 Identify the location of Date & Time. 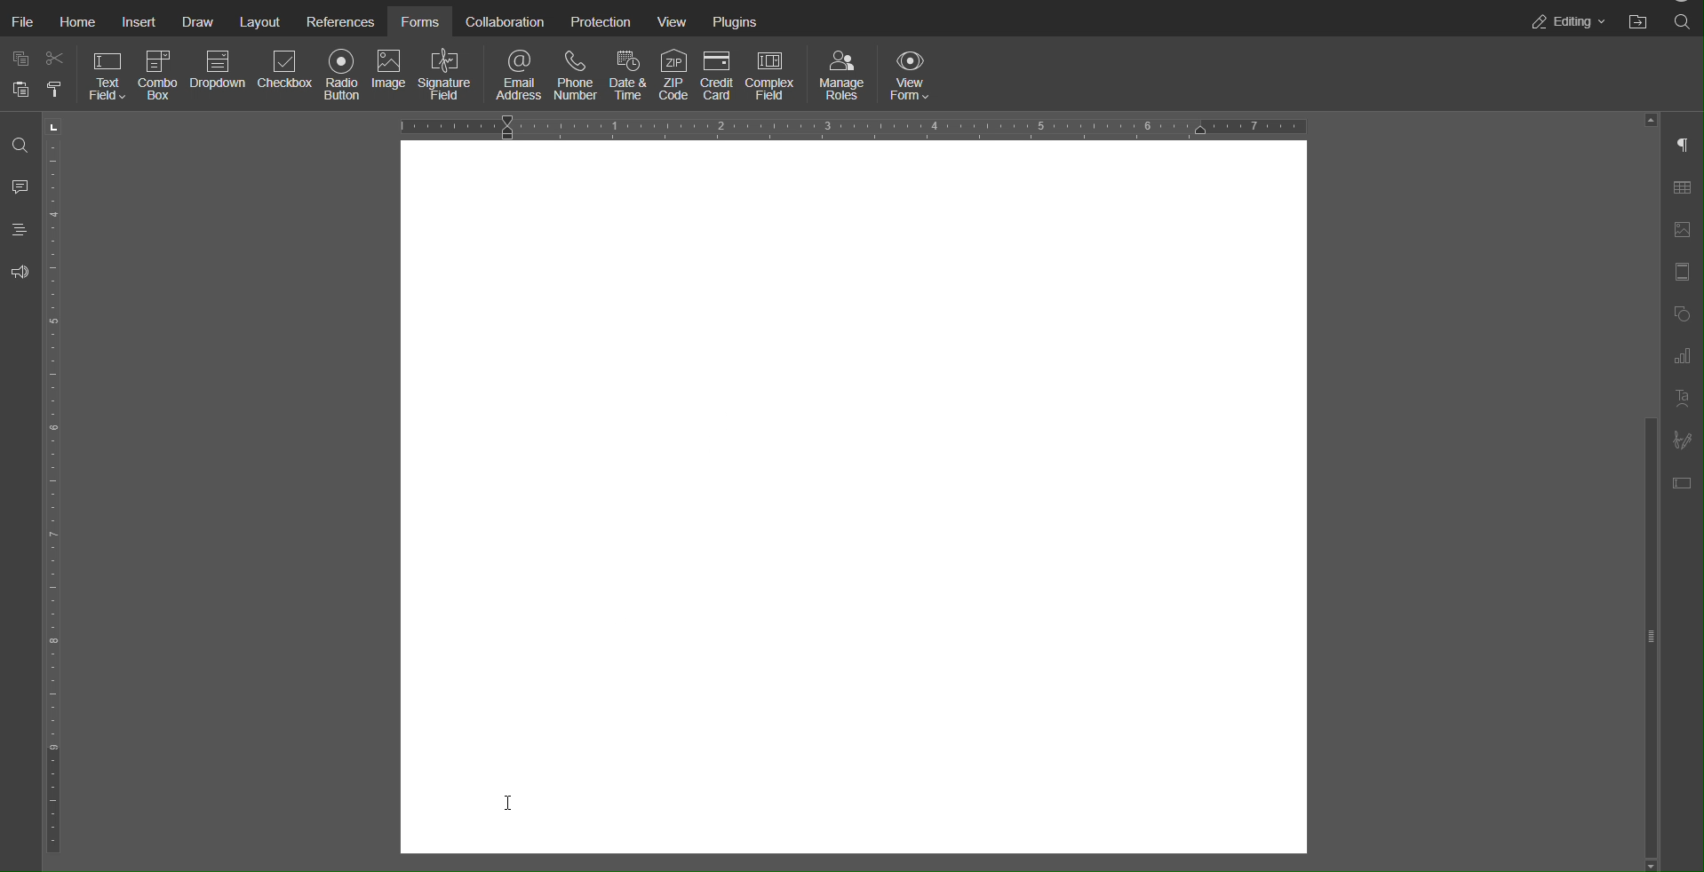
(624, 74).